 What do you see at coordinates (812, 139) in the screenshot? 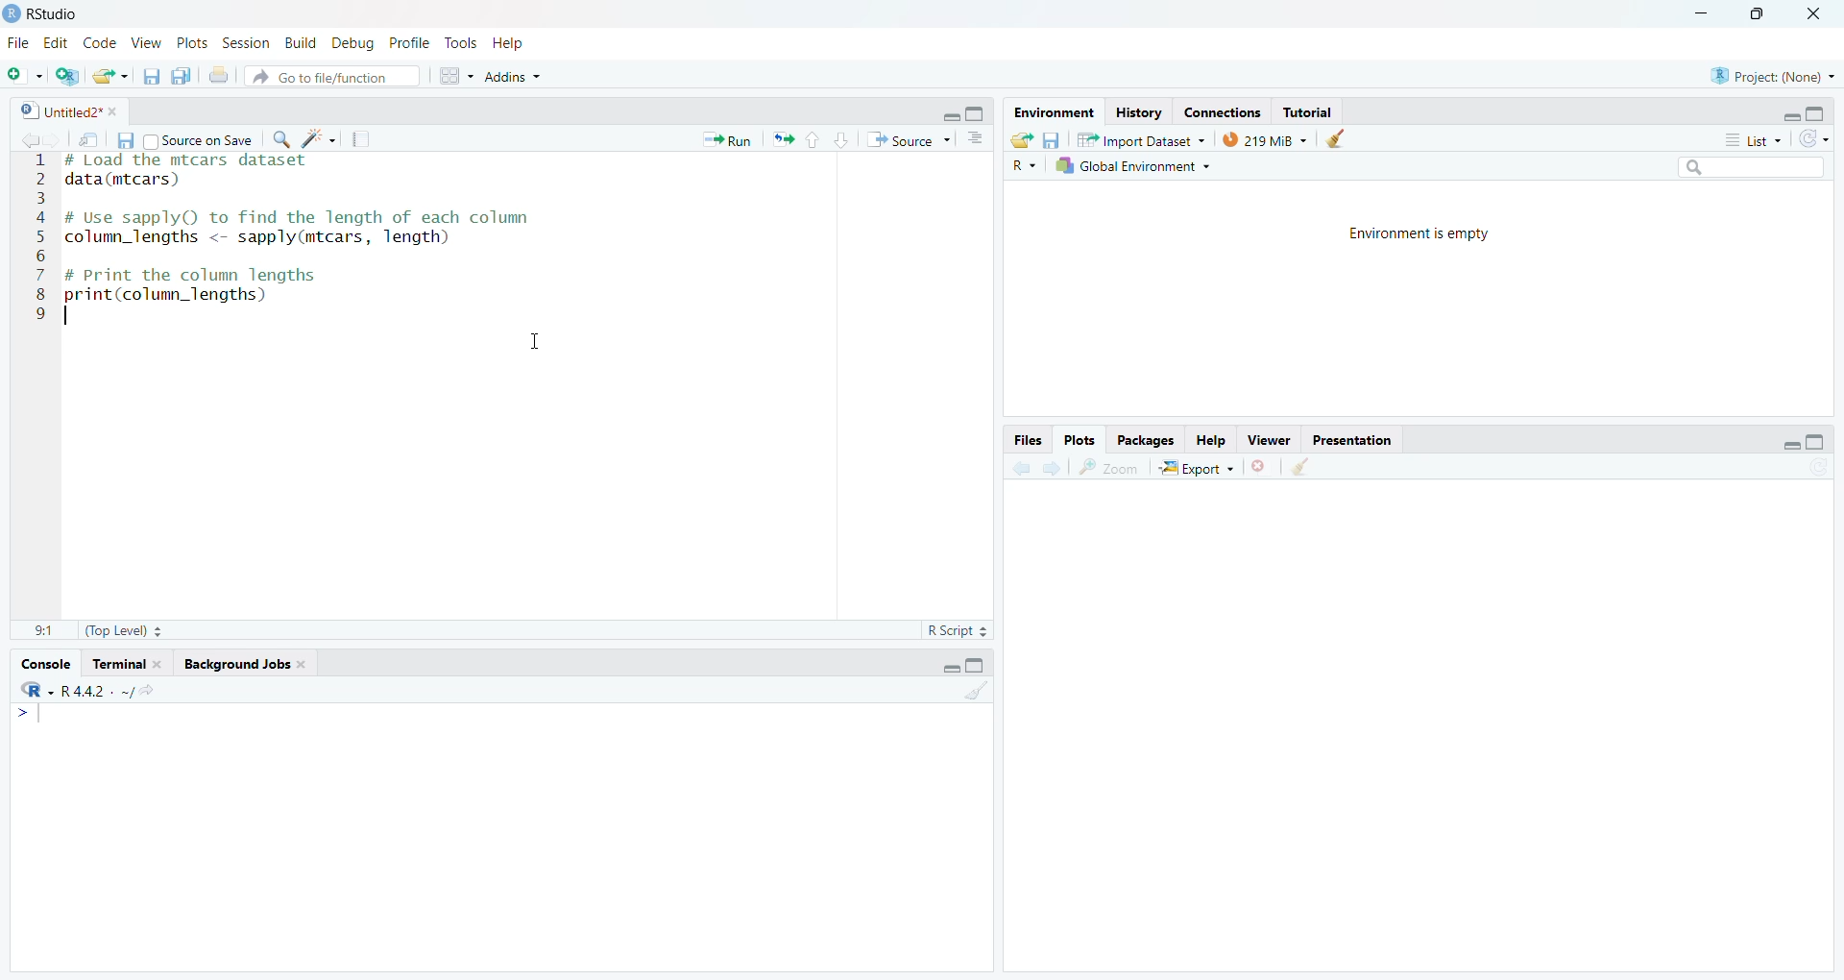
I see `Go to previous section` at bounding box center [812, 139].